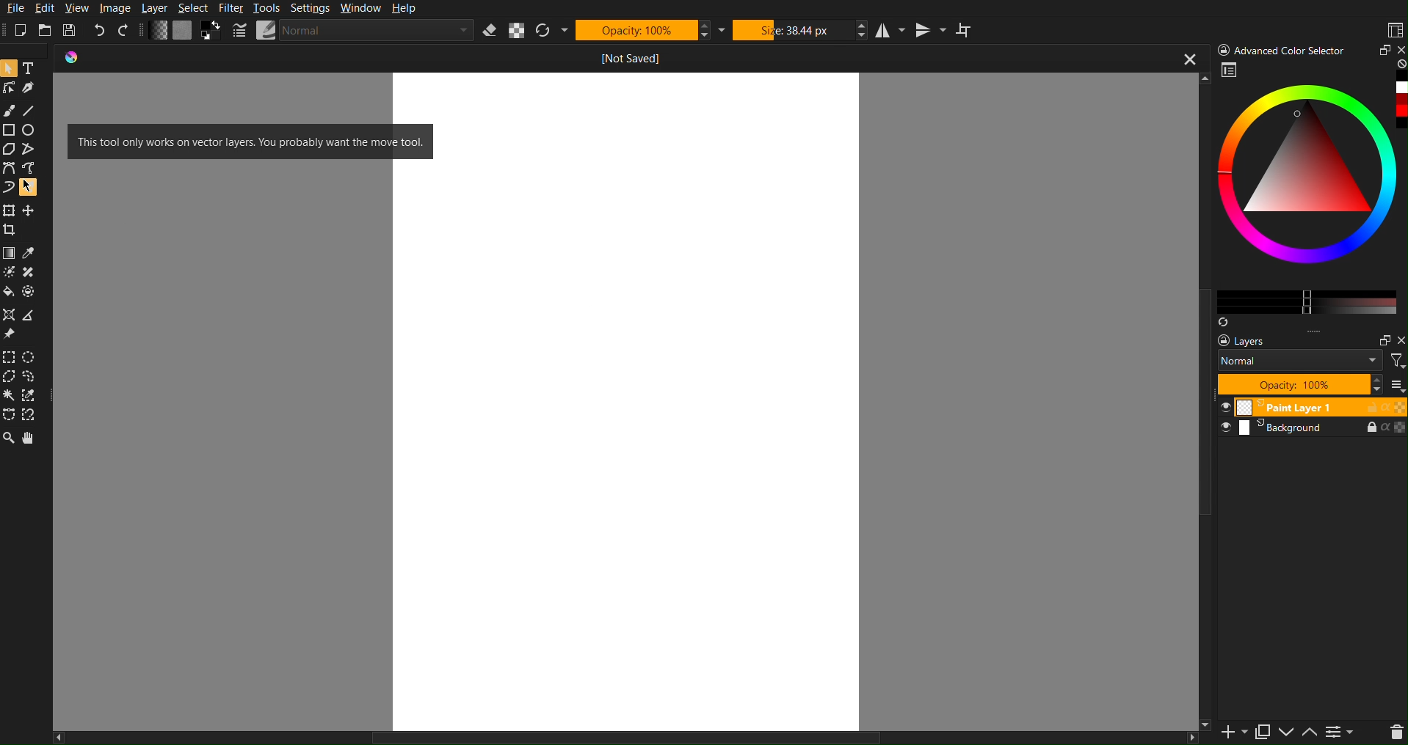  Describe the element at coordinates (553, 31) in the screenshot. I see `Refresh` at that location.